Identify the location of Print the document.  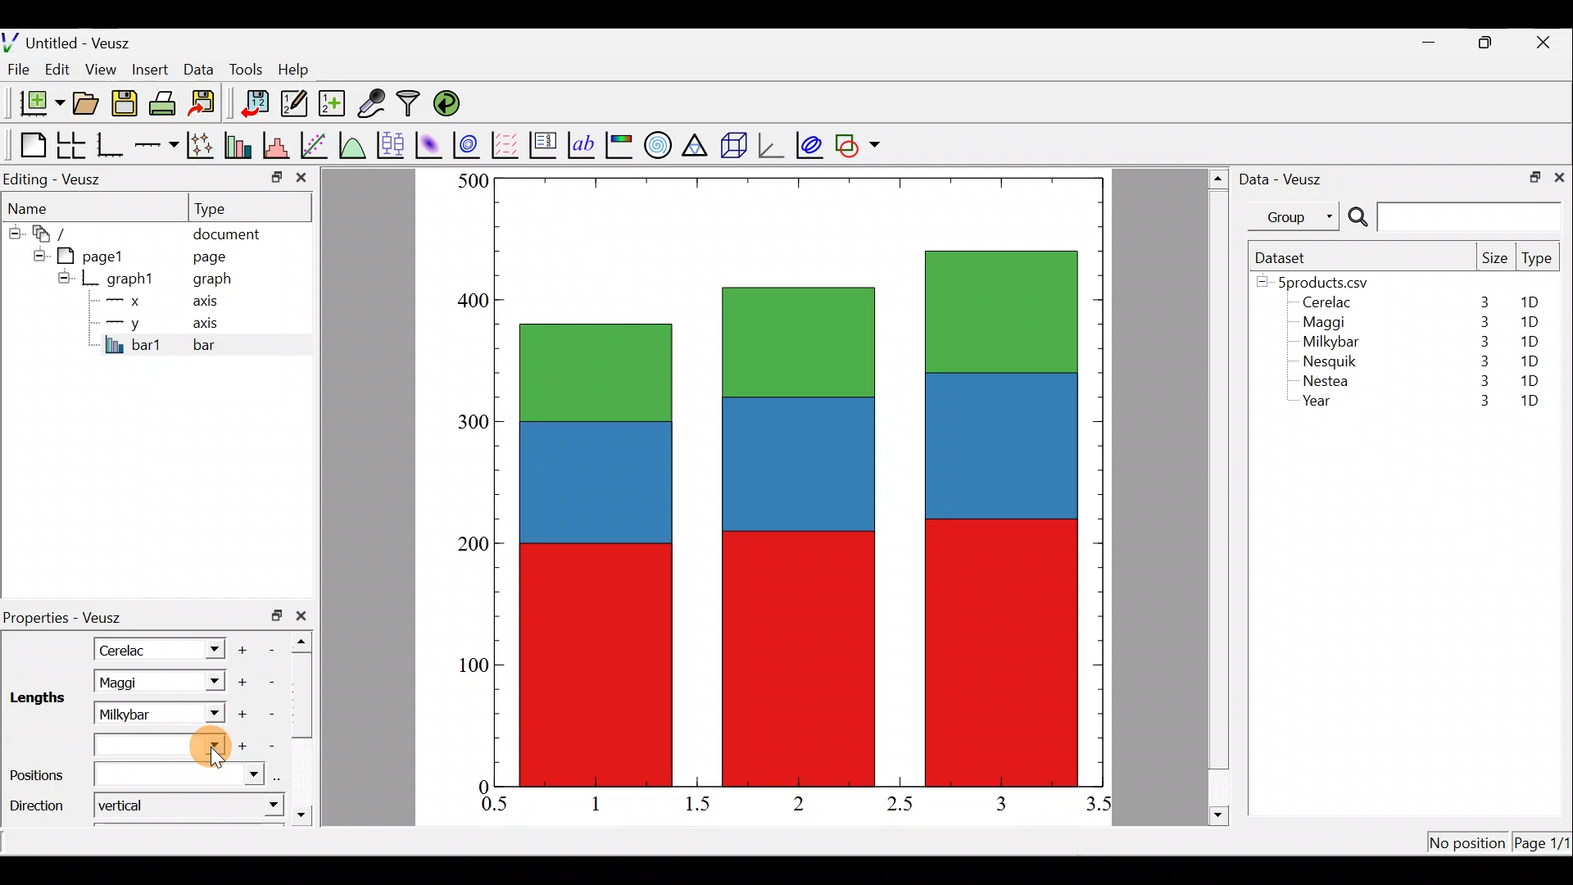
(167, 102).